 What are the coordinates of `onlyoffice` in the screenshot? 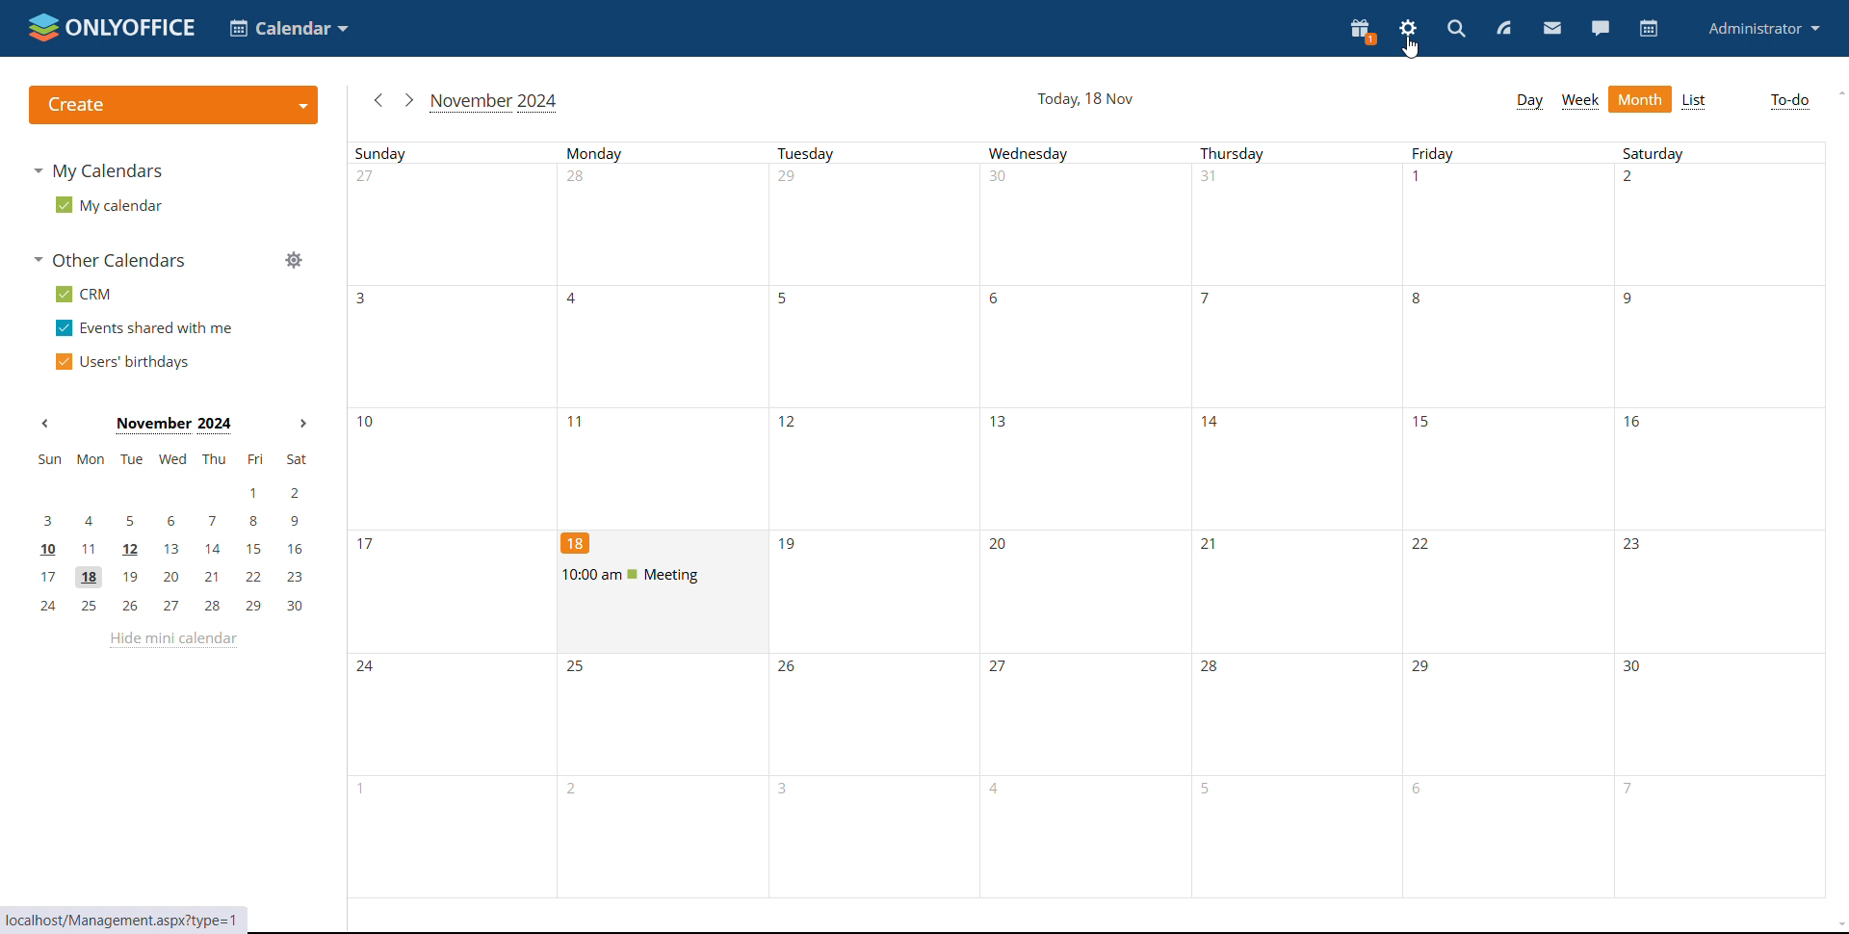 It's located at (143, 29).